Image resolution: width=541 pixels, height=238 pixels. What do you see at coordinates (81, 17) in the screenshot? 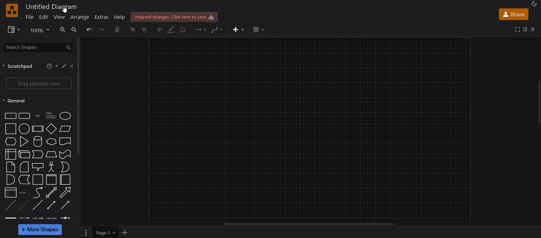
I see `arrange` at bounding box center [81, 17].